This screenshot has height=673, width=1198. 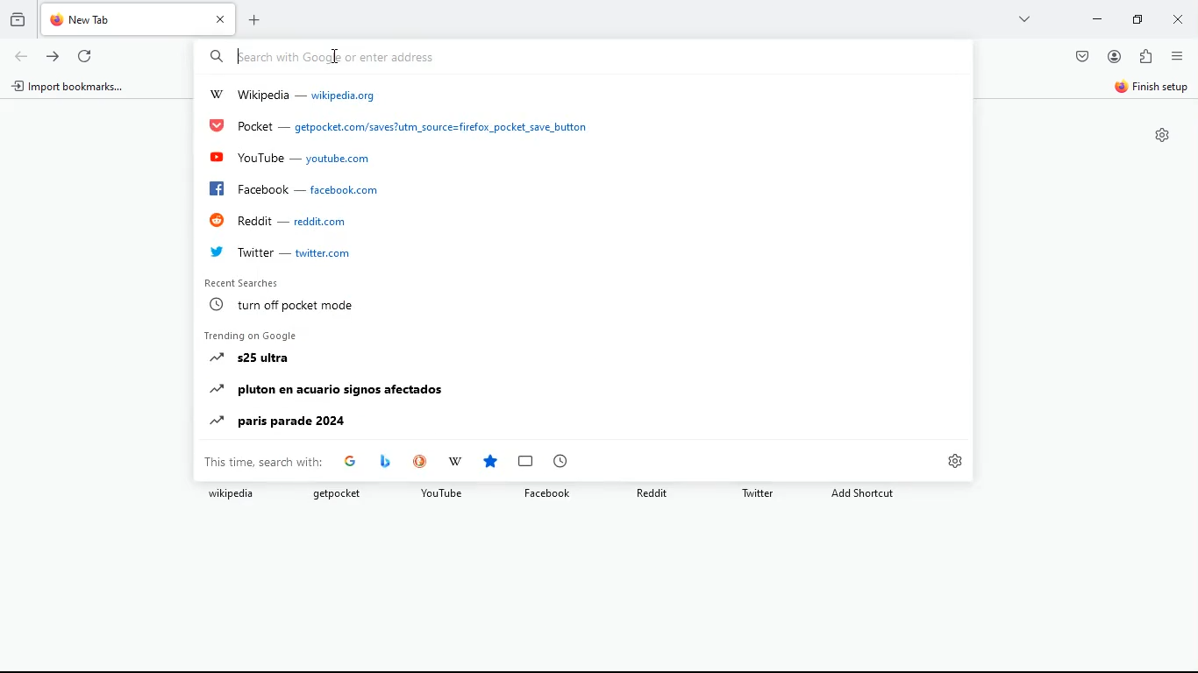 What do you see at coordinates (247, 357) in the screenshot?
I see `»" 525 ultra` at bounding box center [247, 357].